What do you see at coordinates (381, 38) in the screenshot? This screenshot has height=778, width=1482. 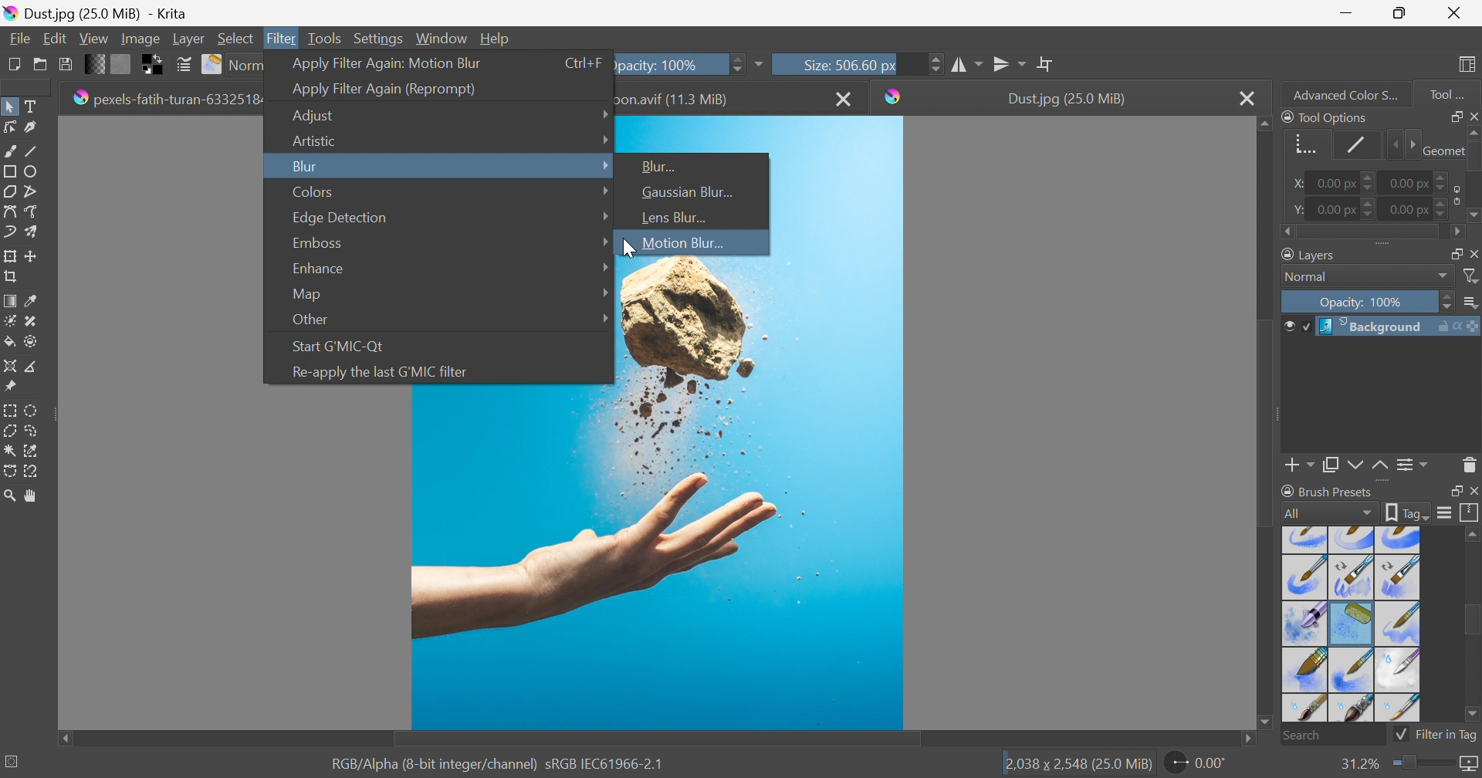 I see `Settings` at bounding box center [381, 38].